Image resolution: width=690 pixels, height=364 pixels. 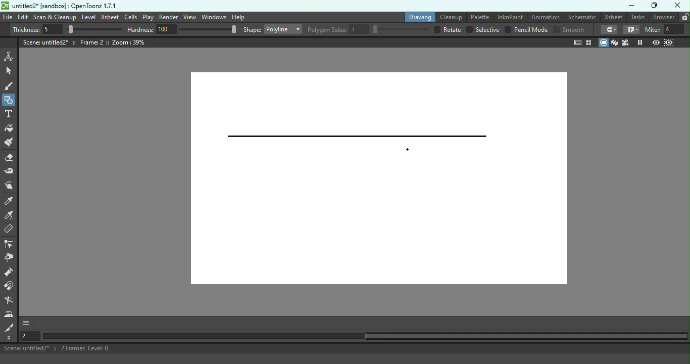 What do you see at coordinates (478, 17) in the screenshot?
I see `Palette` at bounding box center [478, 17].